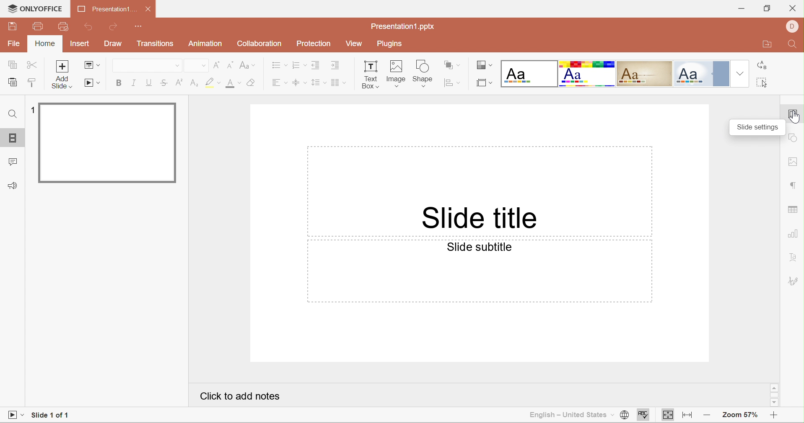  Describe the element at coordinates (316, 64) in the screenshot. I see `Decrease Indent` at that location.